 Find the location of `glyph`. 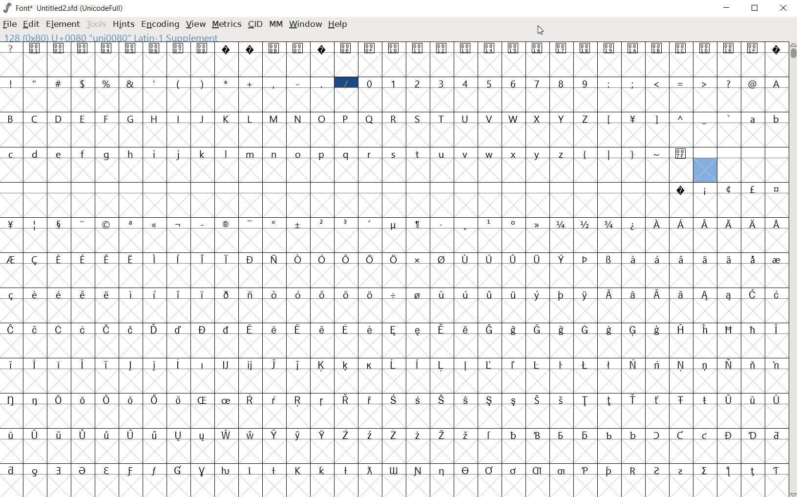

glyph is located at coordinates (203, 154).